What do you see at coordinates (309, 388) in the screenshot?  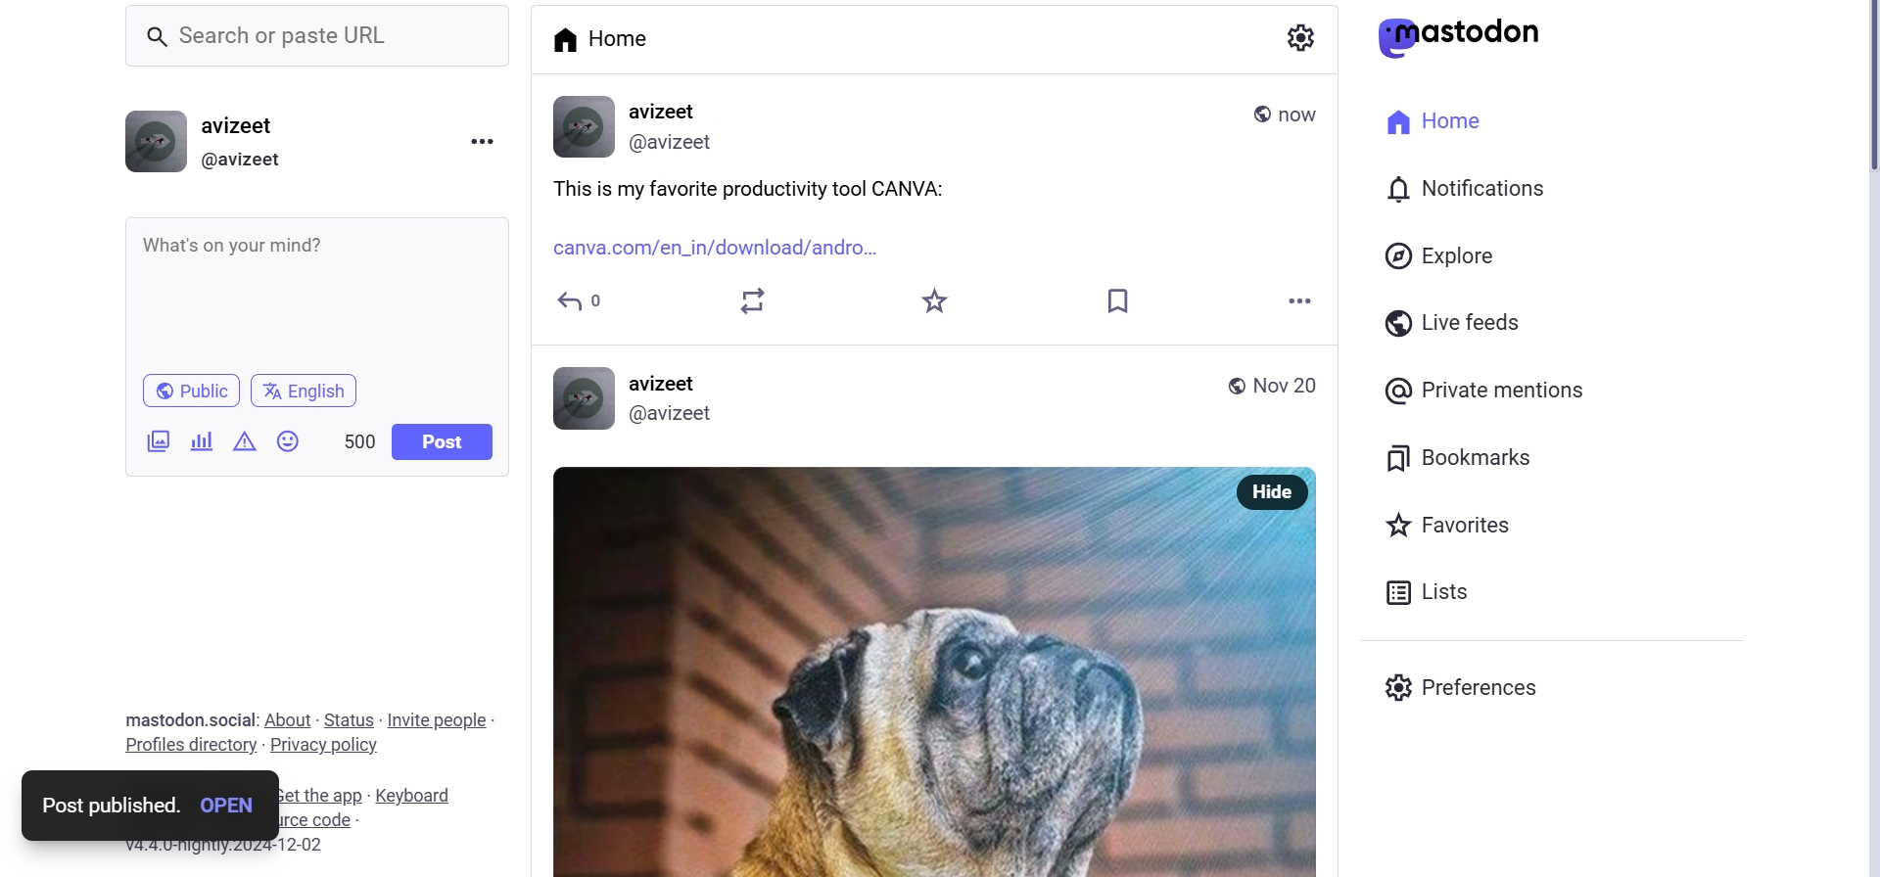 I see `english` at bounding box center [309, 388].